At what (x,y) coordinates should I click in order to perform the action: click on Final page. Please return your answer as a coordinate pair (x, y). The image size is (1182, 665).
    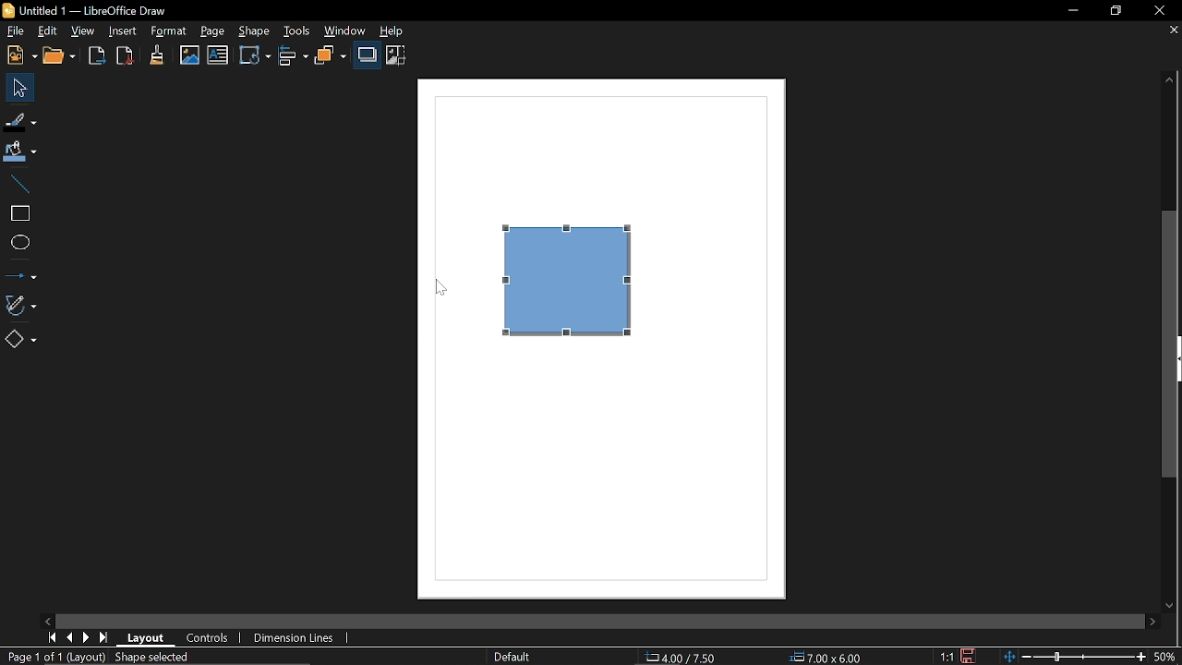
    Looking at the image, I should click on (105, 638).